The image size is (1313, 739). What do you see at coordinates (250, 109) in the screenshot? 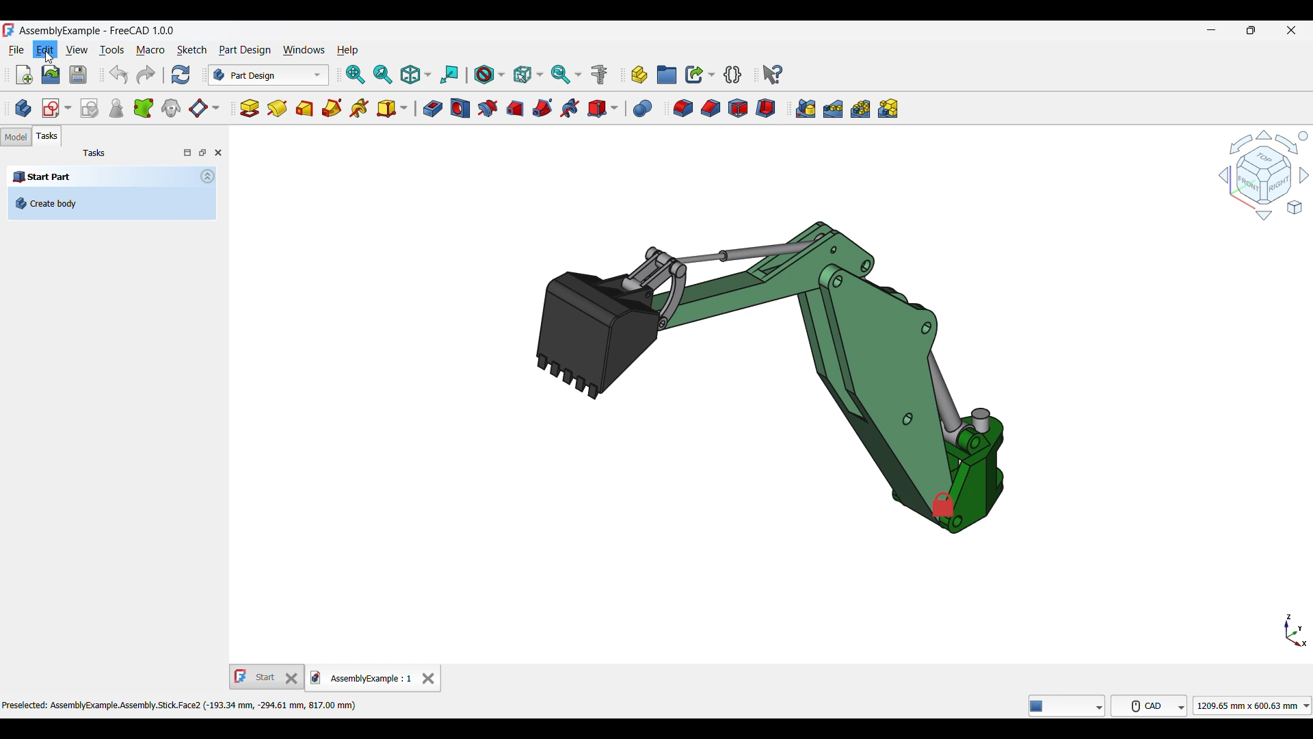
I see `Pad` at bounding box center [250, 109].